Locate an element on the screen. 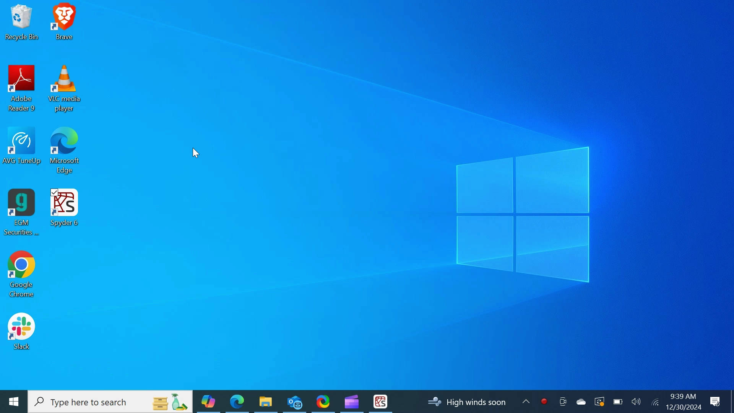 The width and height of the screenshot is (734, 413). Microsoft Edge is located at coordinates (237, 401).